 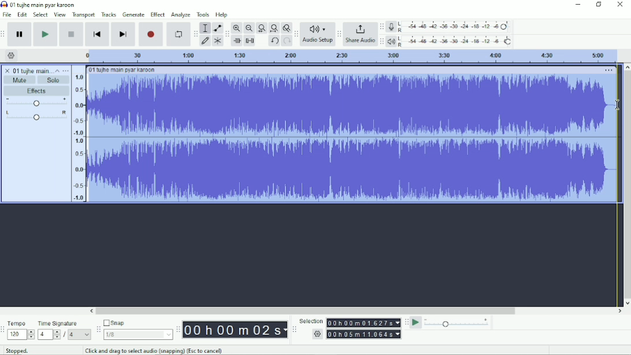 I want to click on Draw tool, so click(x=205, y=42).